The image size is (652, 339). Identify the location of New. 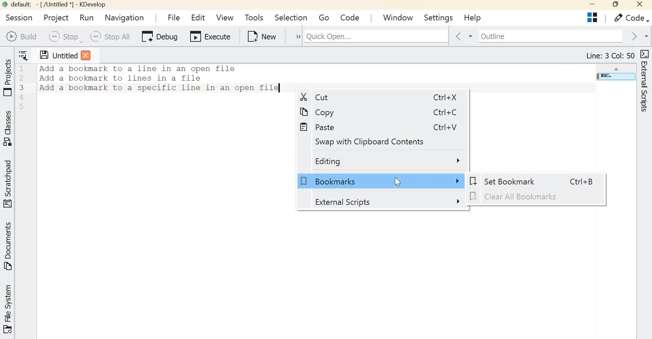
(260, 35).